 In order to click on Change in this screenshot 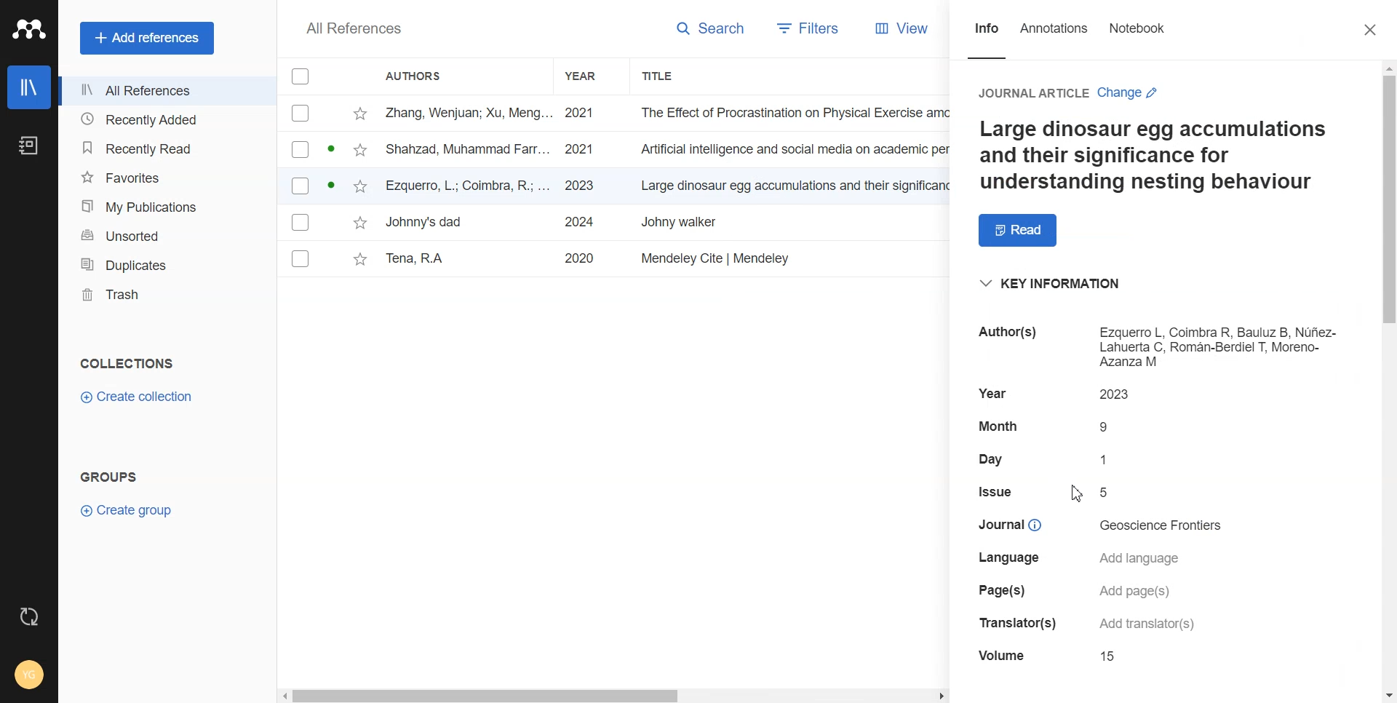, I will do `click(1133, 92)`.